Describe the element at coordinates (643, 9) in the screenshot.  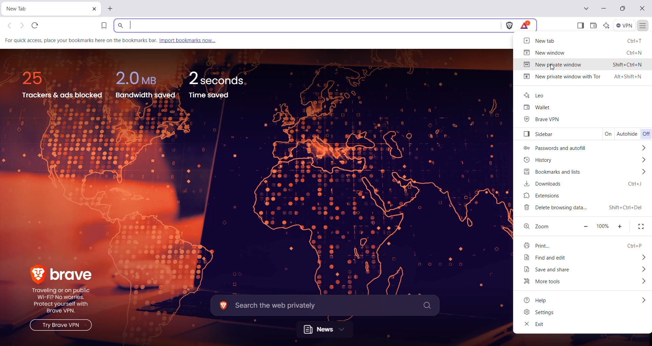
I see `Close` at that location.